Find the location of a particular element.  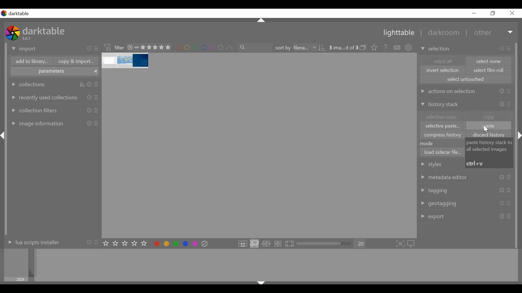

paste is located at coordinates (488, 126).